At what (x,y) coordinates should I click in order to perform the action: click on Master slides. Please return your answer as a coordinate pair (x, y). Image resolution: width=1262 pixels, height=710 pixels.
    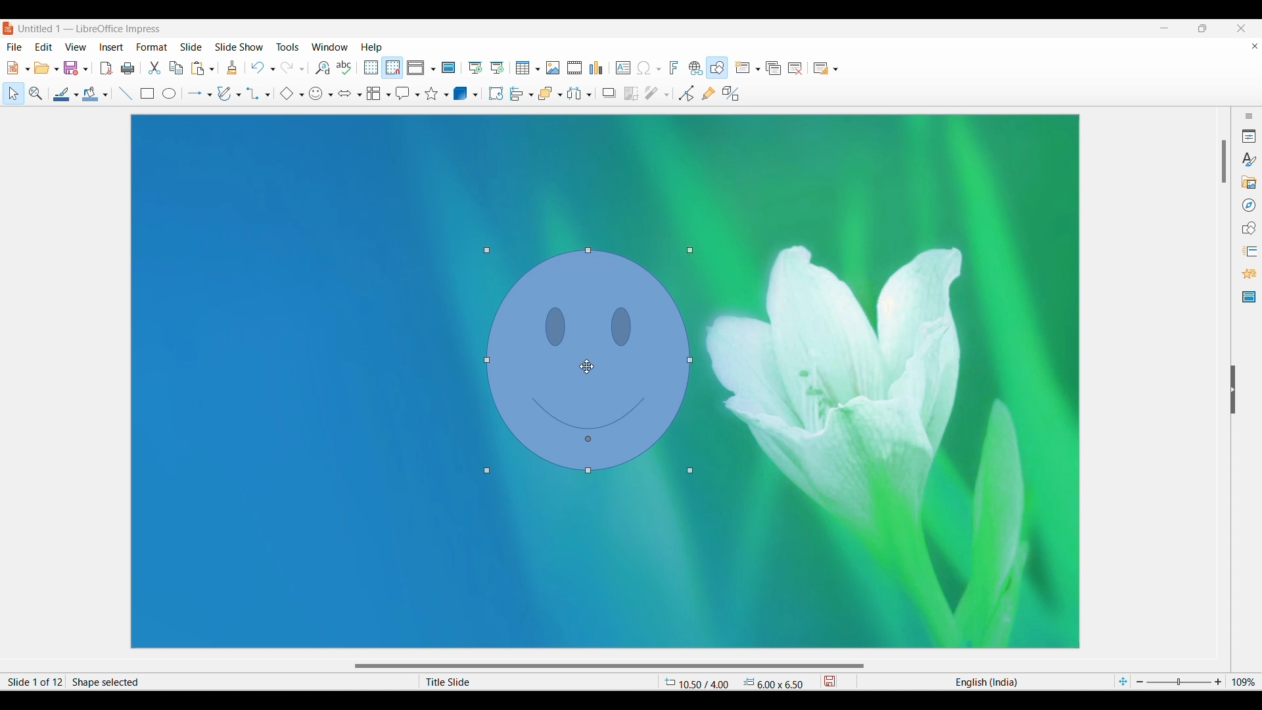
    Looking at the image, I should click on (1249, 296).